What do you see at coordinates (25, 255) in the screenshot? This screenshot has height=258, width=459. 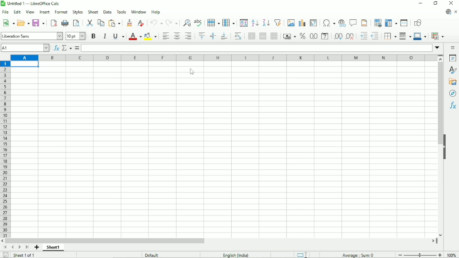 I see `Sheet 1 of 1` at bounding box center [25, 255].